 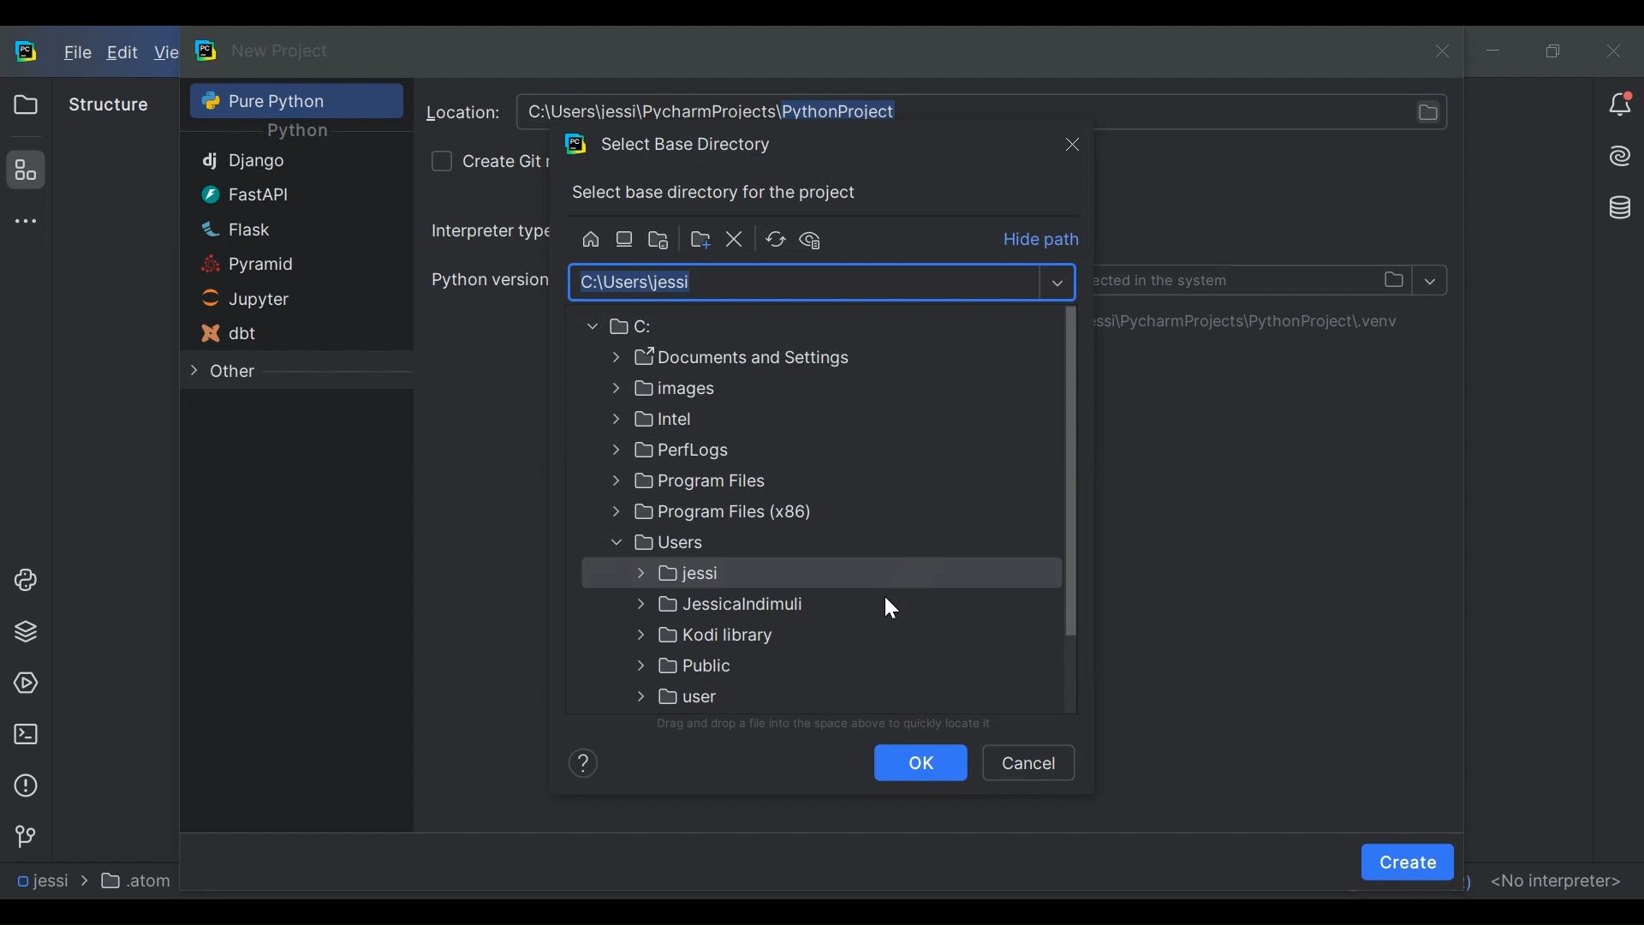 What do you see at coordinates (1408, 862) in the screenshot?
I see `Create` at bounding box center [1408, 862].